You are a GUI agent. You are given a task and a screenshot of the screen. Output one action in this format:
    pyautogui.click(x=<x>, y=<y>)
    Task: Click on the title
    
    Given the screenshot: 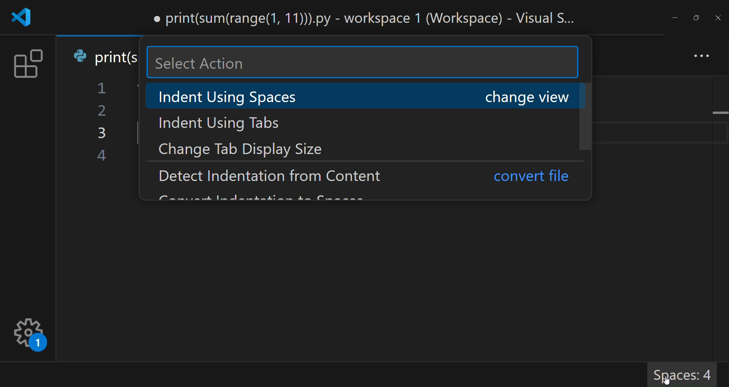 What is the action you would take?
    pyautogui.click(x=367, y=19)
    